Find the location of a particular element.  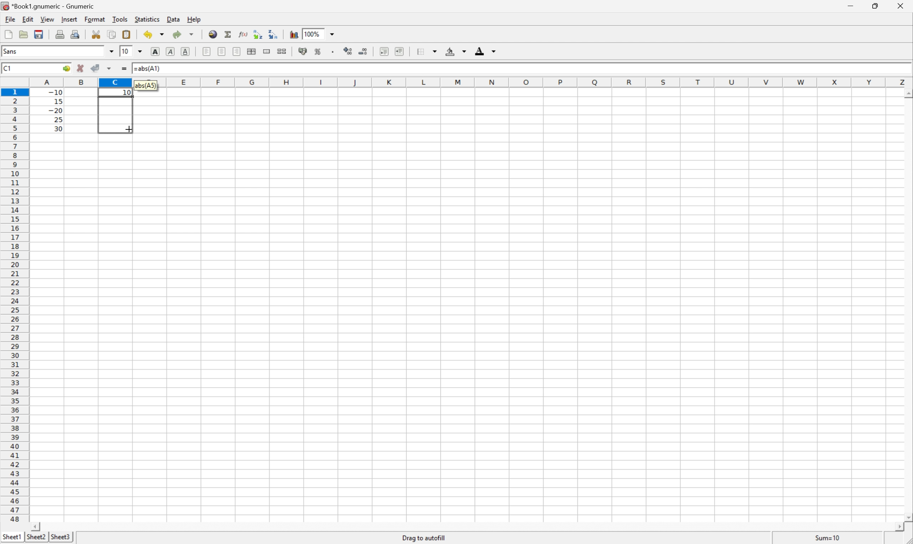

Underline is located at coordinates (187, 51).